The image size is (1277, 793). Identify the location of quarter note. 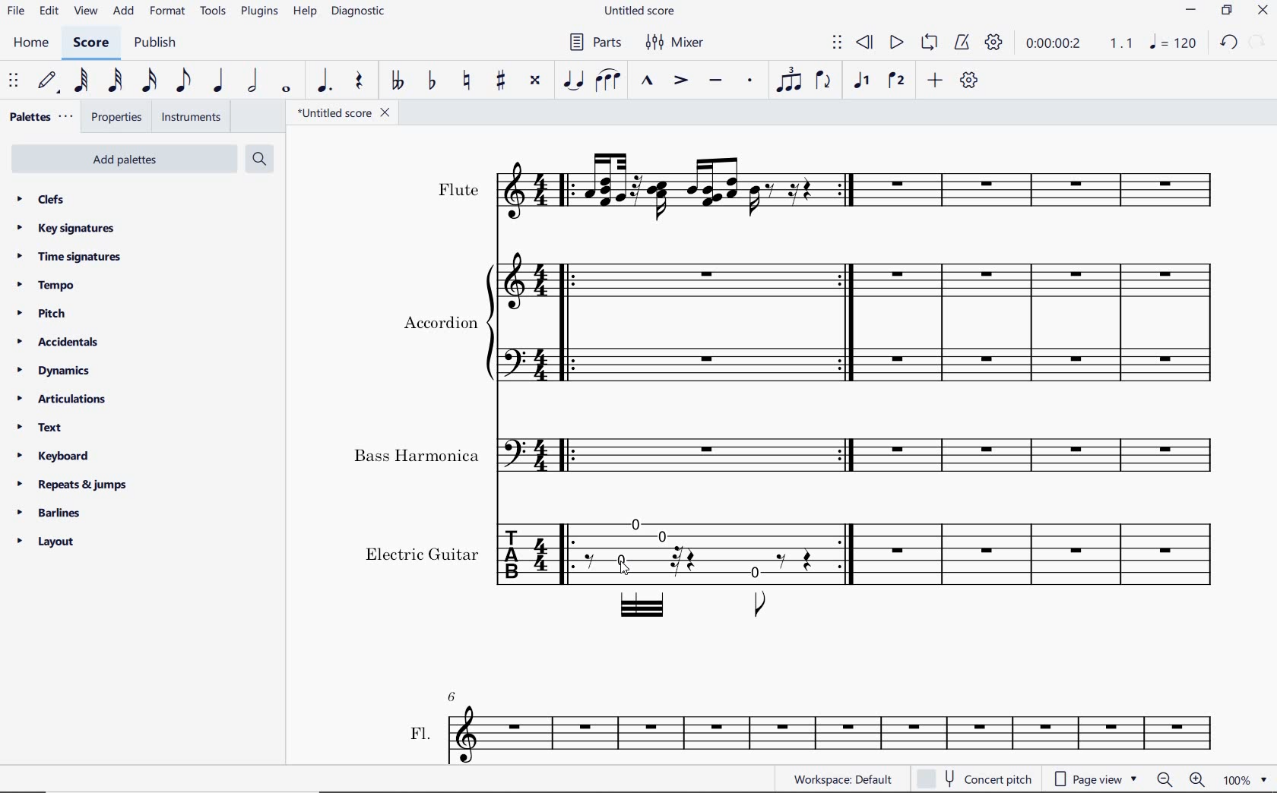
(219, 81).